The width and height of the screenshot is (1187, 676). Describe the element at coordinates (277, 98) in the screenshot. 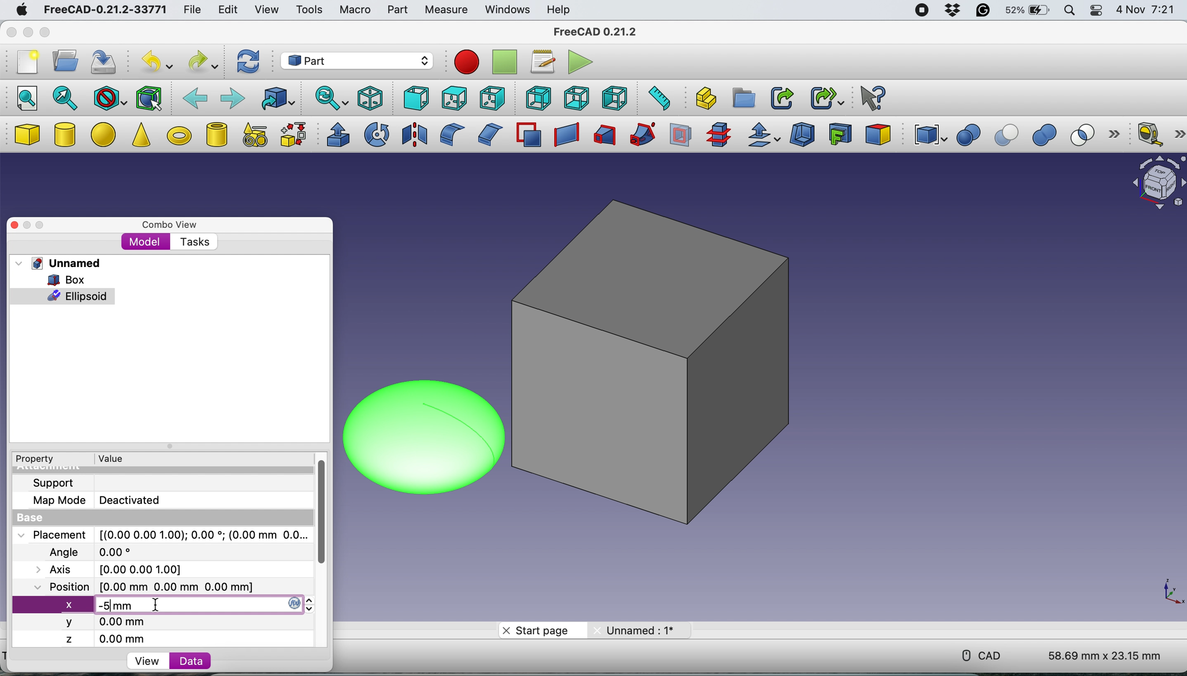

I see `go to linked object` at that location.